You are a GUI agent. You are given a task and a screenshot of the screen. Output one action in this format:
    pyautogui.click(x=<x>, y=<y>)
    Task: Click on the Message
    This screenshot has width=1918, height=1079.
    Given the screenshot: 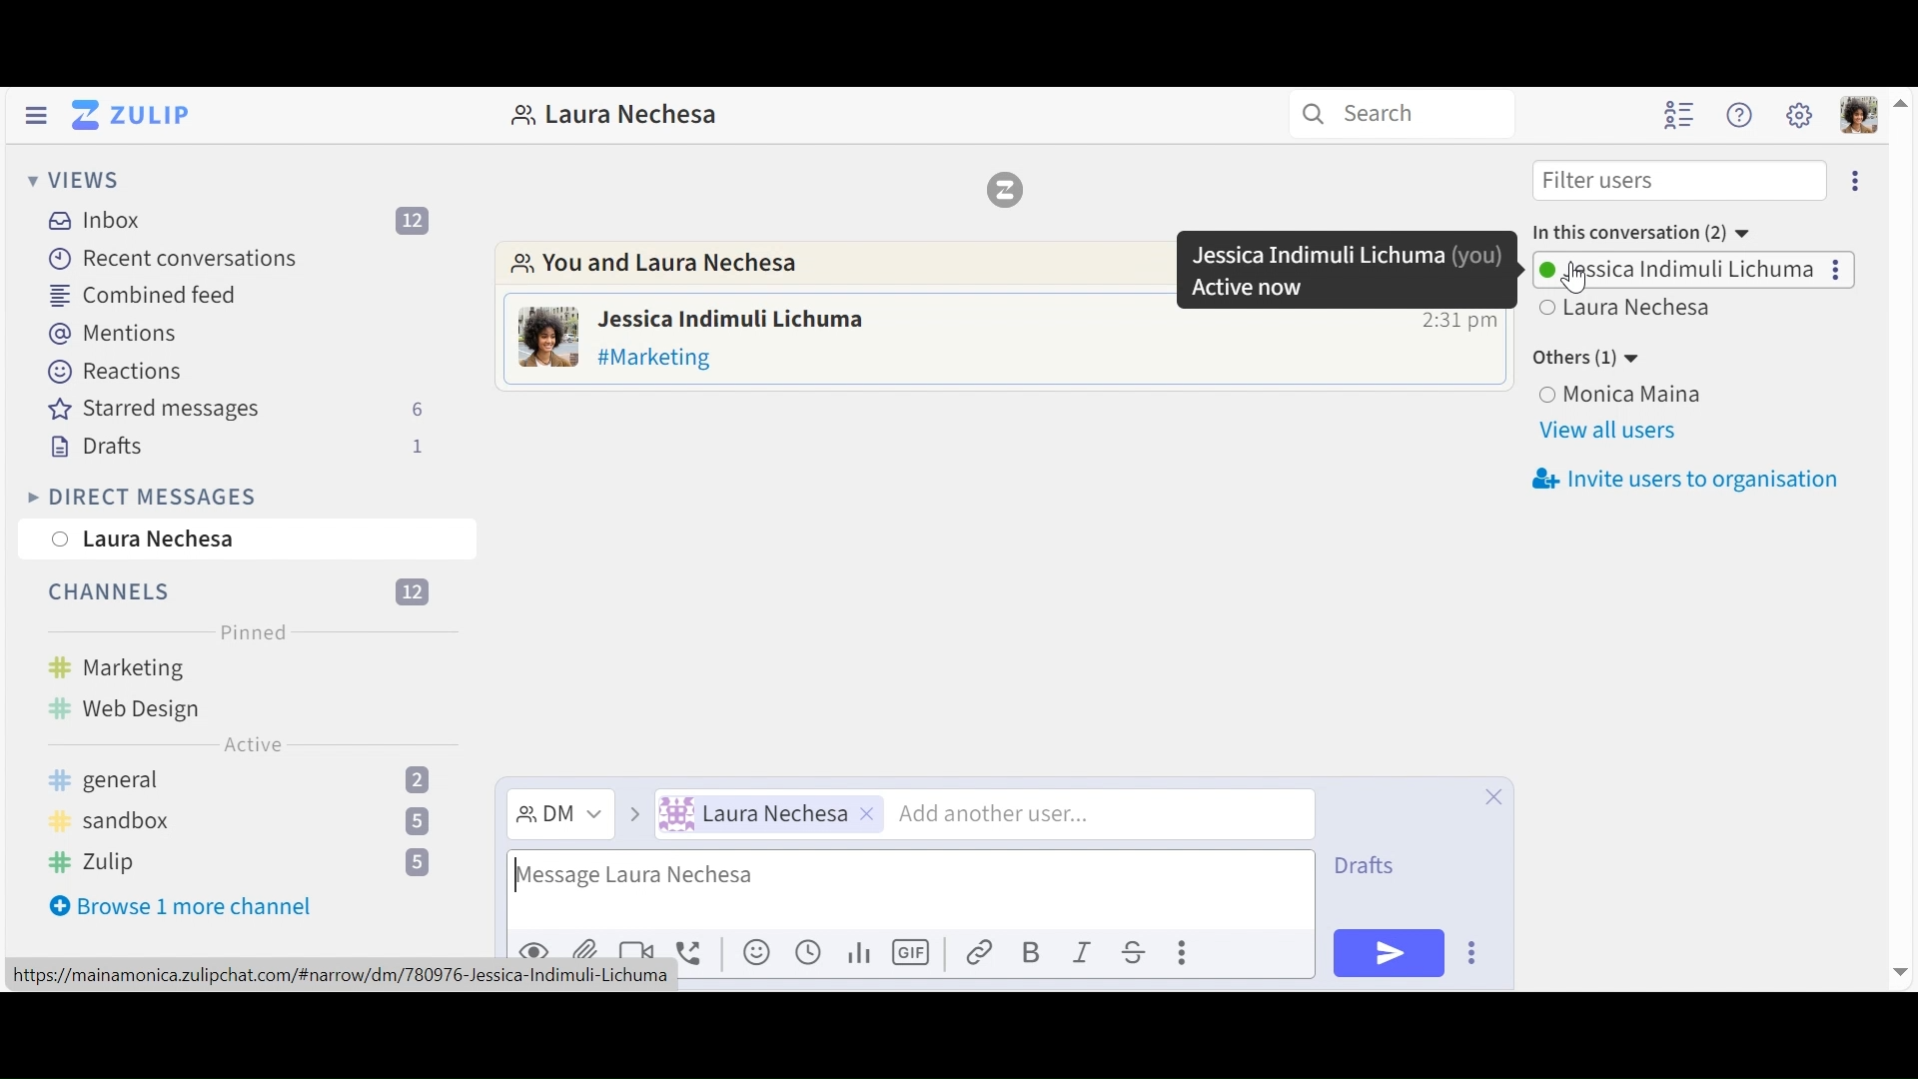 What is the action you would take?
    pyautogui.click(x=662, y=358)
    